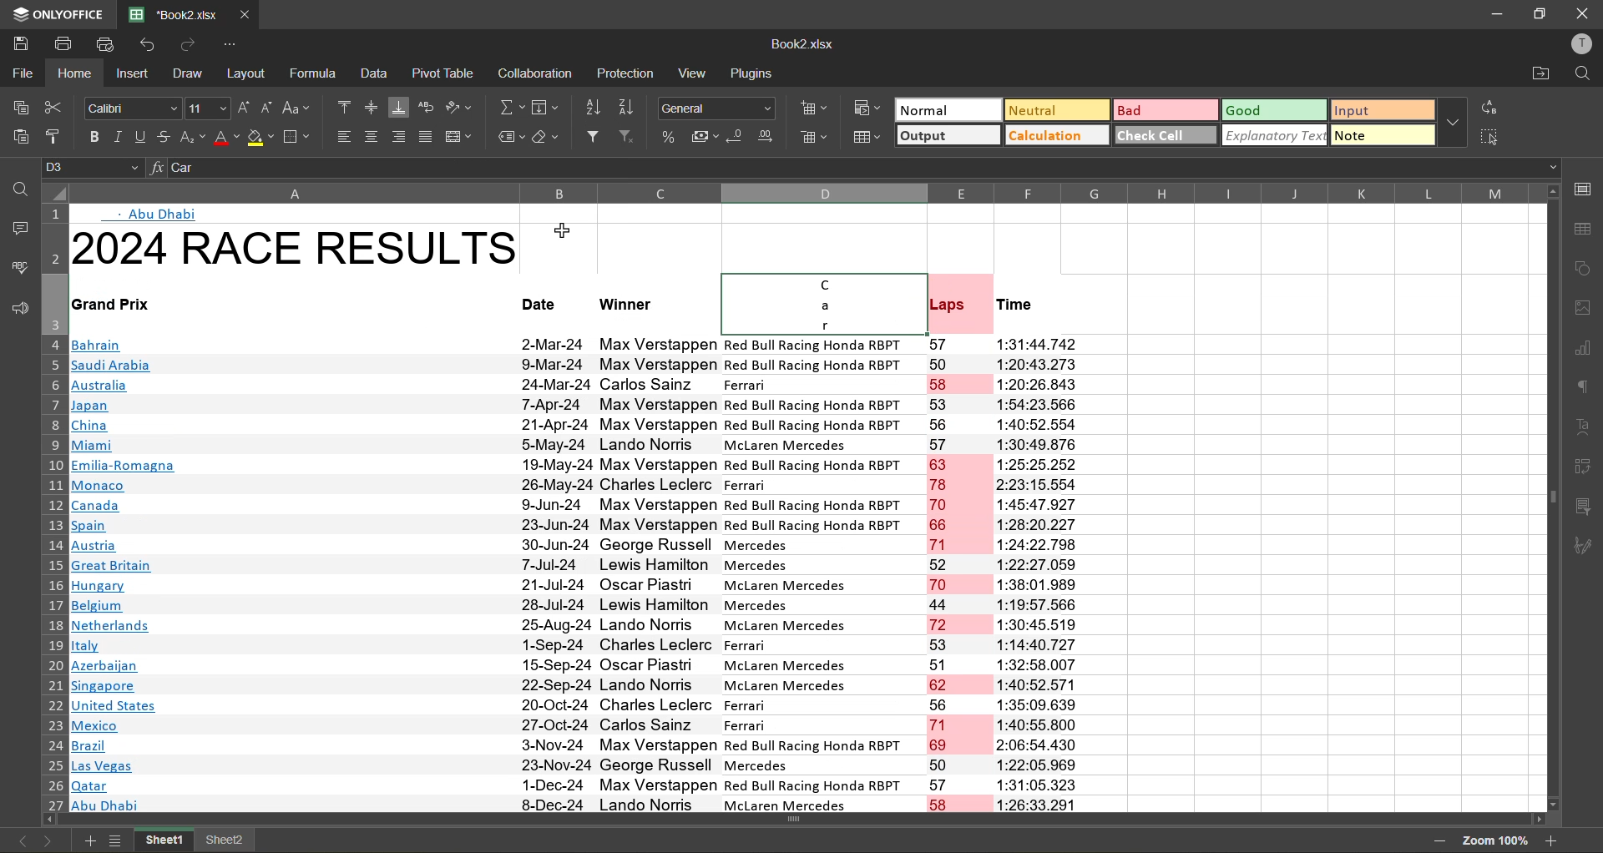 The width and height of the screenshot is (1603, 853). What do you see at coordinates (59, 512) in the screenshot?
I see `row numbers` at bounding box center [59, 512].